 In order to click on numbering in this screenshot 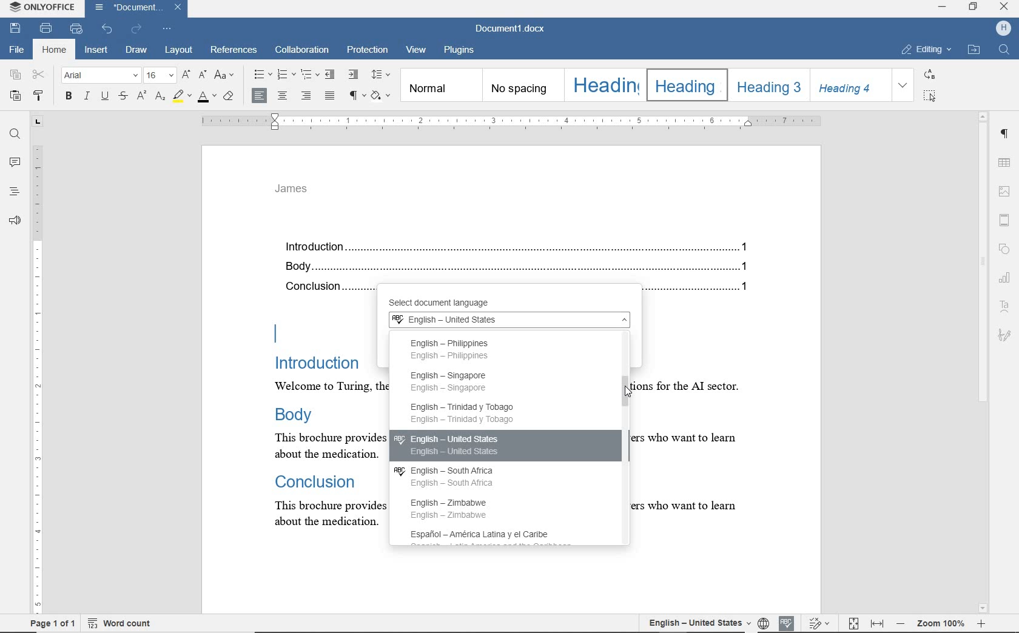, I will do `click(287, 75)`.